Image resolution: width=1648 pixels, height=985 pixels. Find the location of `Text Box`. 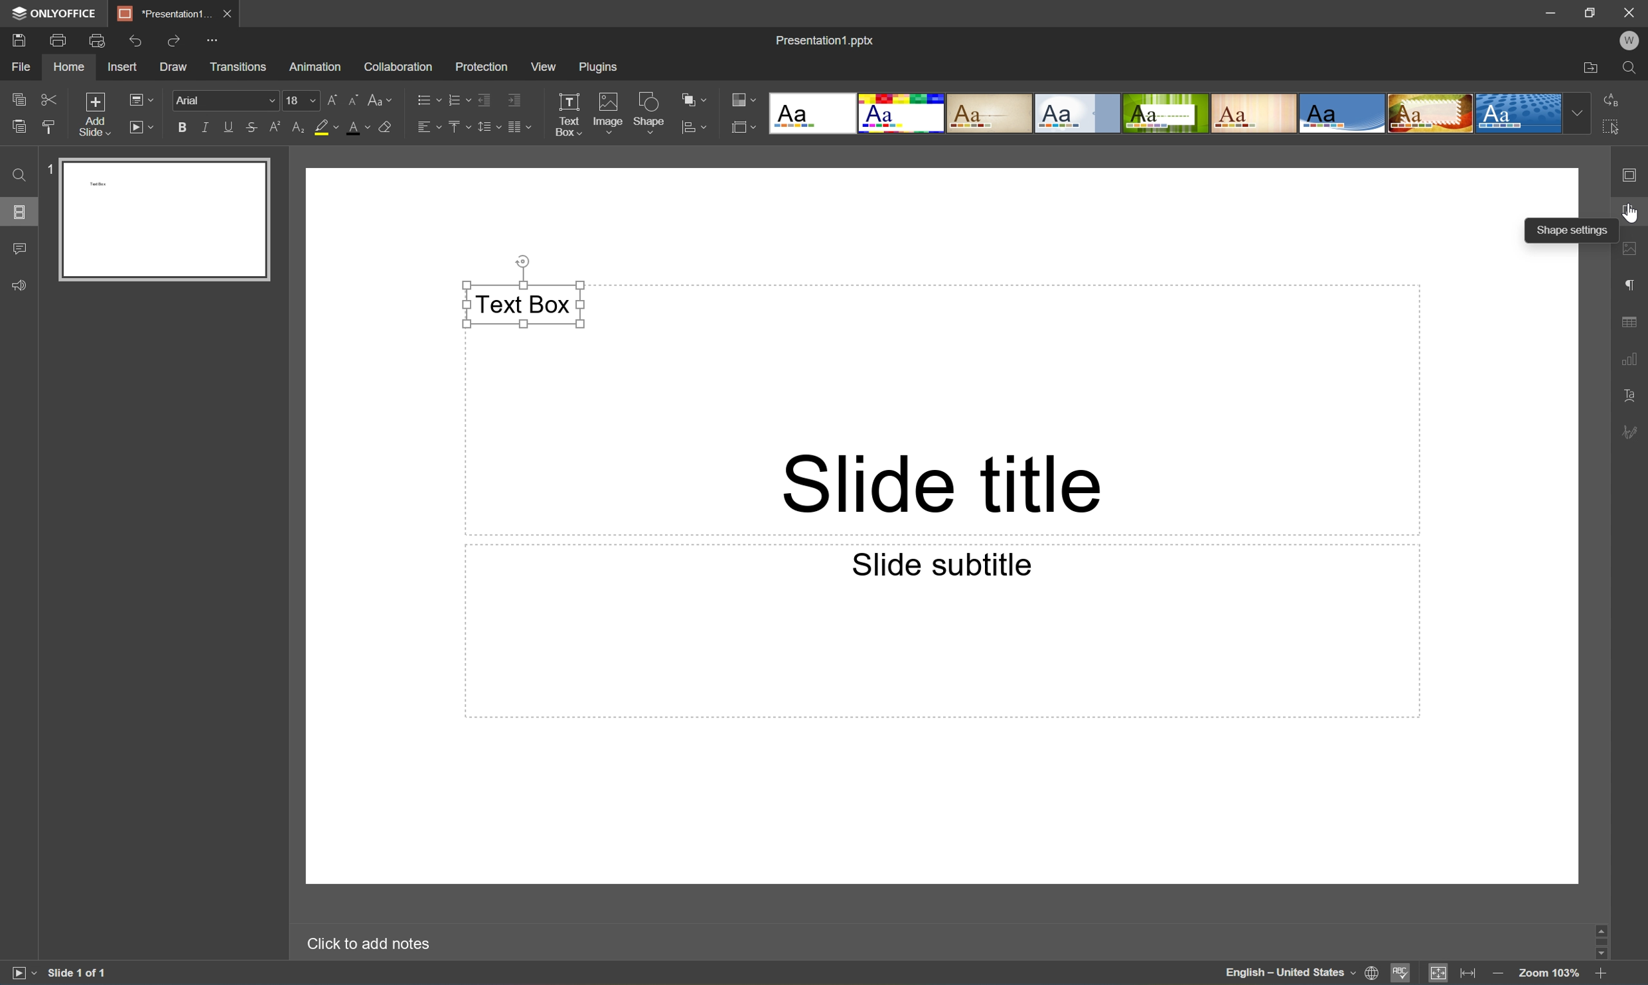

Text Box is located at coordinates (530, 301).